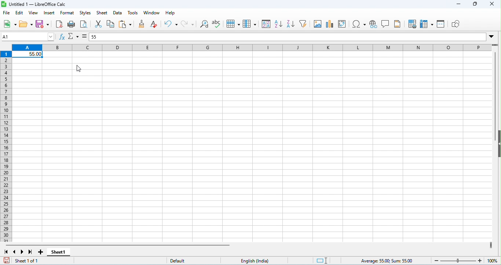 This screenshot has height=265, width=501. Describe the element at coordinates (94, 37) in the screenshot. I see `55` at that location.